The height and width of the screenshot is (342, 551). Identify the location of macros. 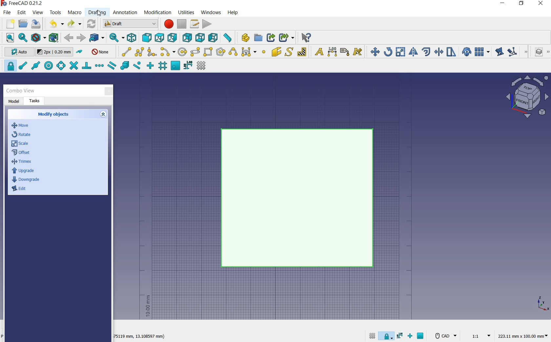
(195, 24).